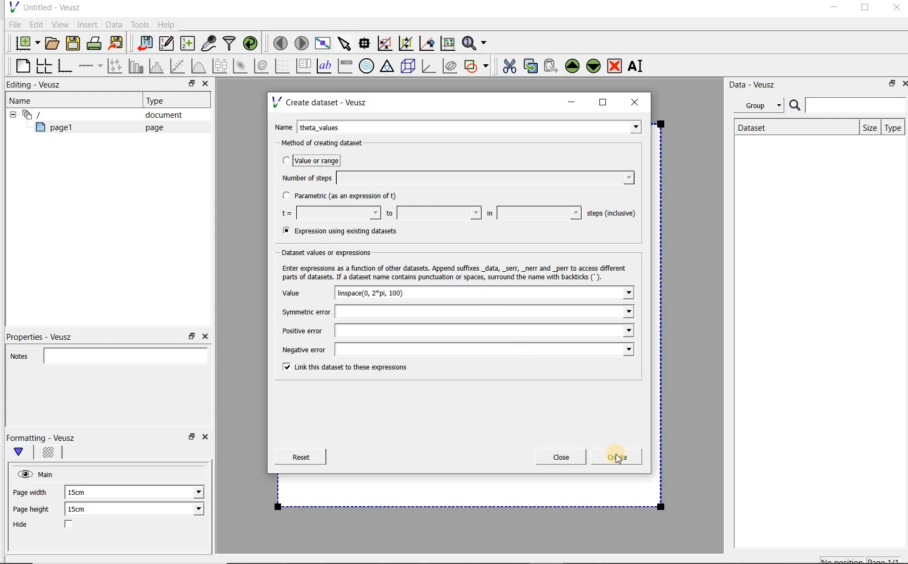 The height and width of the screenshot is (564, 908). I want to click on cut the selected widget, so click(508, 65).